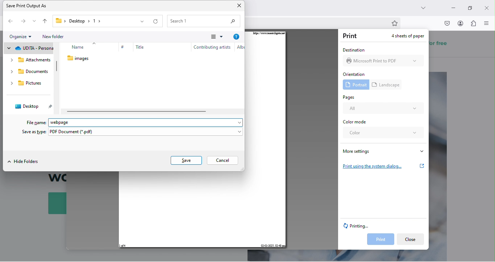 The image size is (495, 262). I want to click on search tab, so click(426, 9).